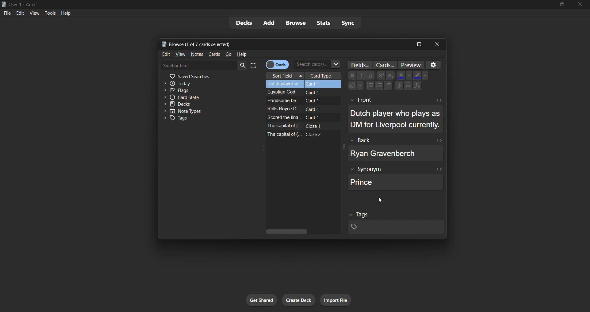 The width and height of the screenshot is (590, 312). Describe the element at coordinates (253, 66) in the screenshot. I see `select all` at that location.